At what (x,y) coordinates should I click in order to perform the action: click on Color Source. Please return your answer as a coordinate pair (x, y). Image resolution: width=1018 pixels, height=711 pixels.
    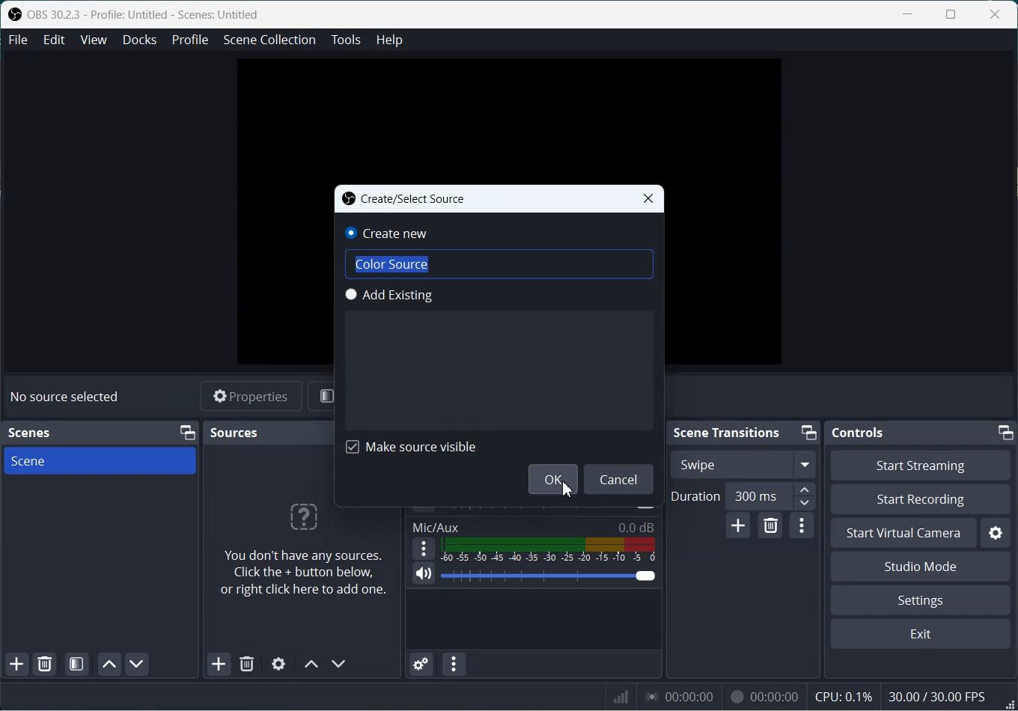
    Looking at the image, I should click on (499, 263).